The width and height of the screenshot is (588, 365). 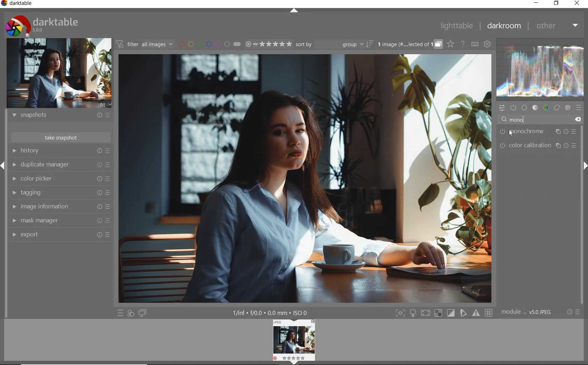 What do you see at coordinates (556, 107) in the screenshot?
I see `correct` at bounding box center [556, 107].